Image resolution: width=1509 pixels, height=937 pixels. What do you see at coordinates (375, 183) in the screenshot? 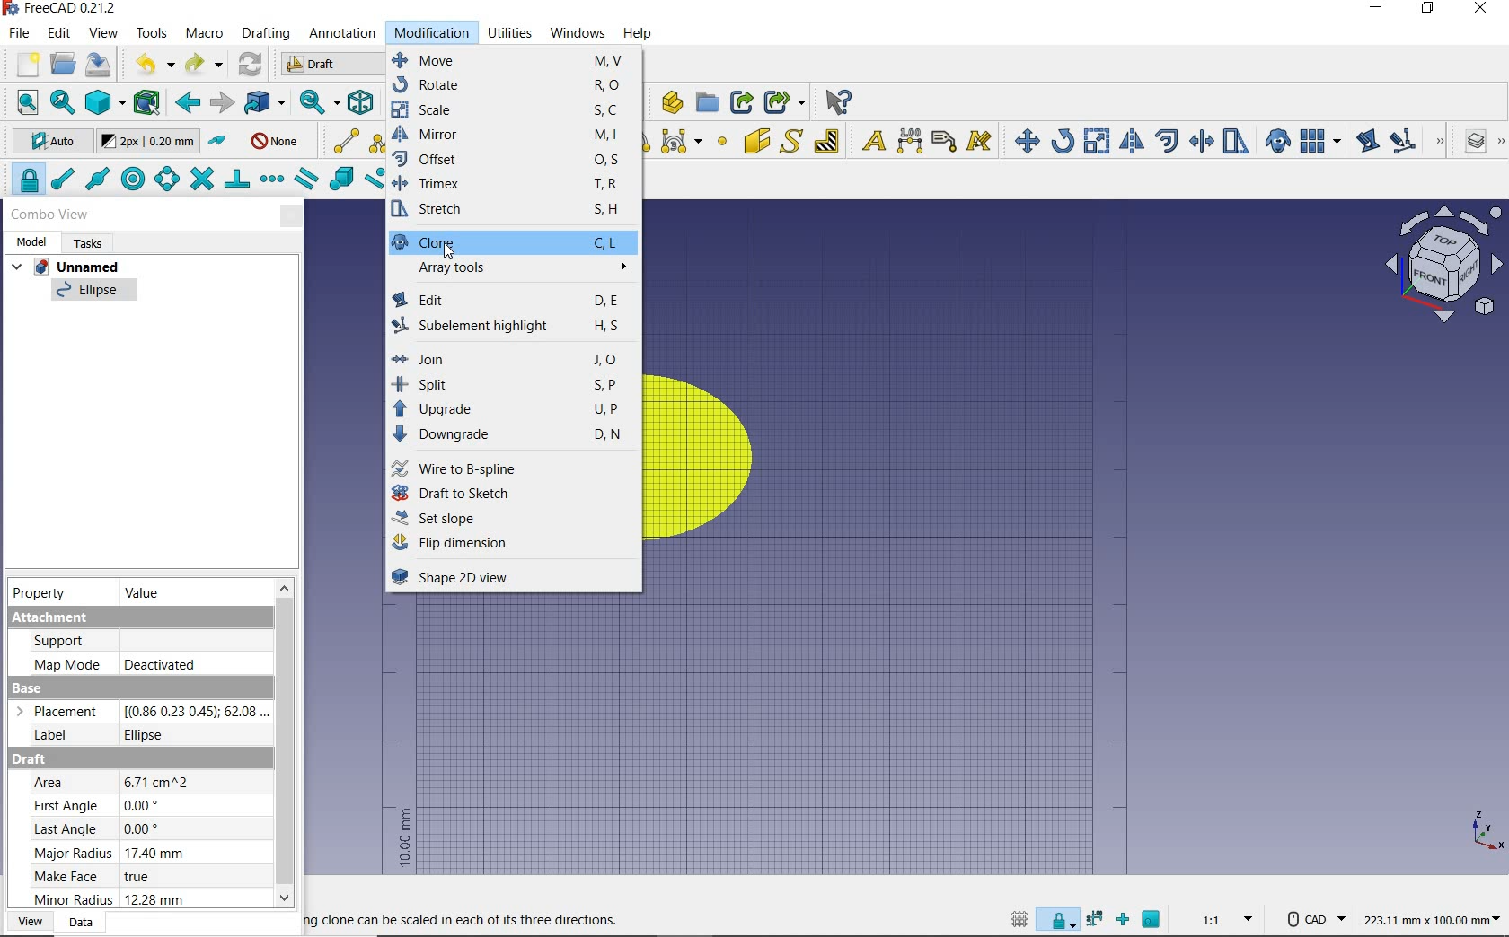
I see `snap near` at bounding box center [375, 183].